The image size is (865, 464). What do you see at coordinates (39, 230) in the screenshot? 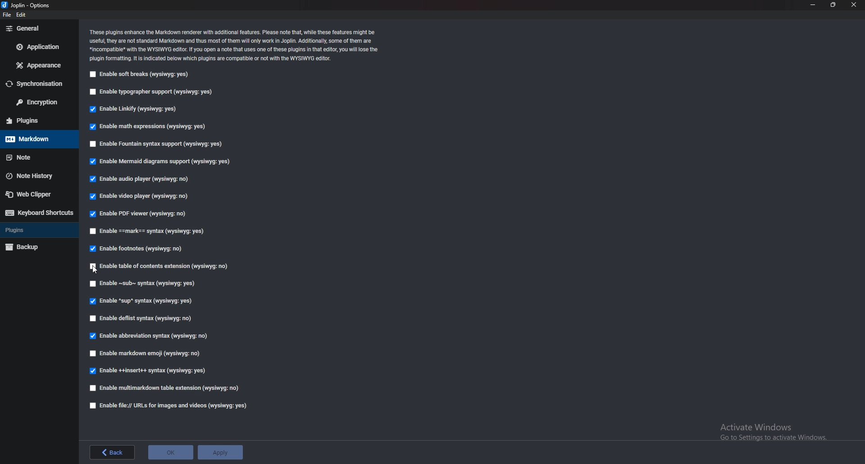
I see `plugins` at bounding box center [39, 230].